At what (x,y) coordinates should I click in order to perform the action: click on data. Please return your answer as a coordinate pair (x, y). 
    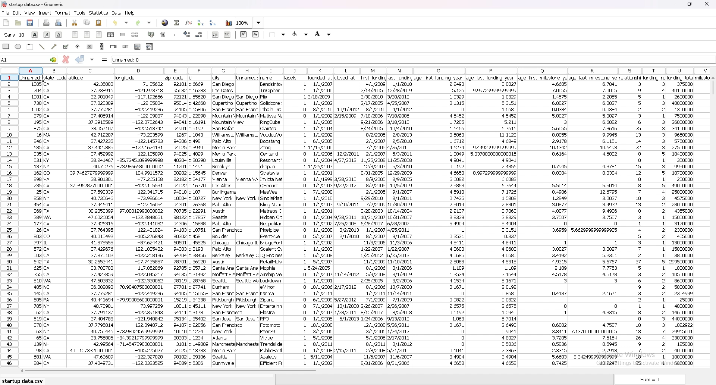
    Looking at the image, I should click on (592, 219).